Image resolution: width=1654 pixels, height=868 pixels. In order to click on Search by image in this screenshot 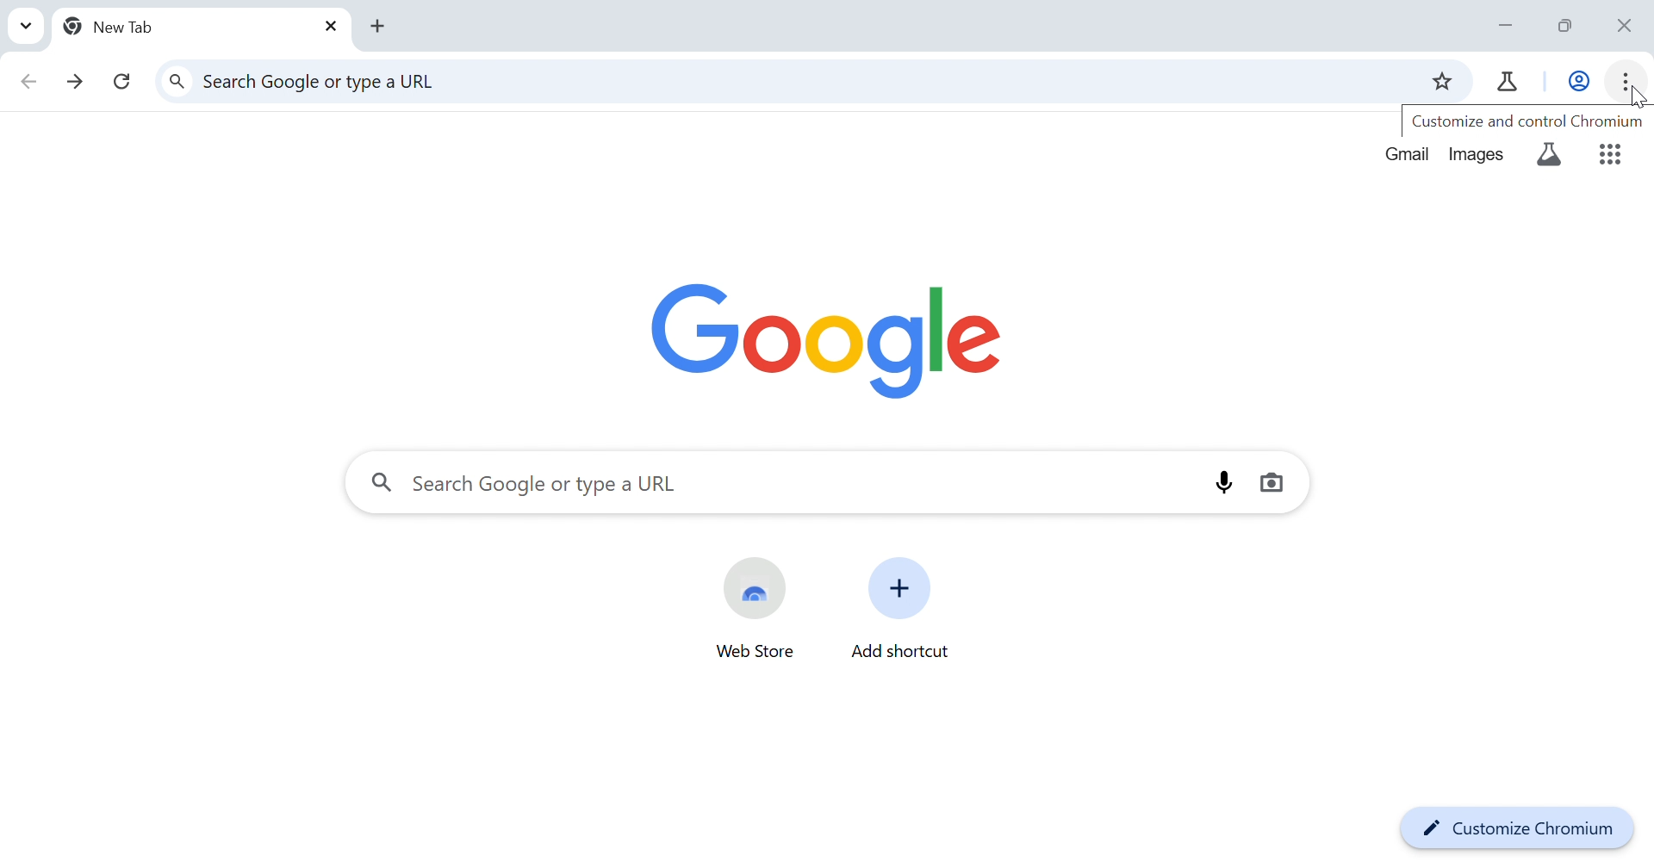, I will do `click(1274, 484)`.